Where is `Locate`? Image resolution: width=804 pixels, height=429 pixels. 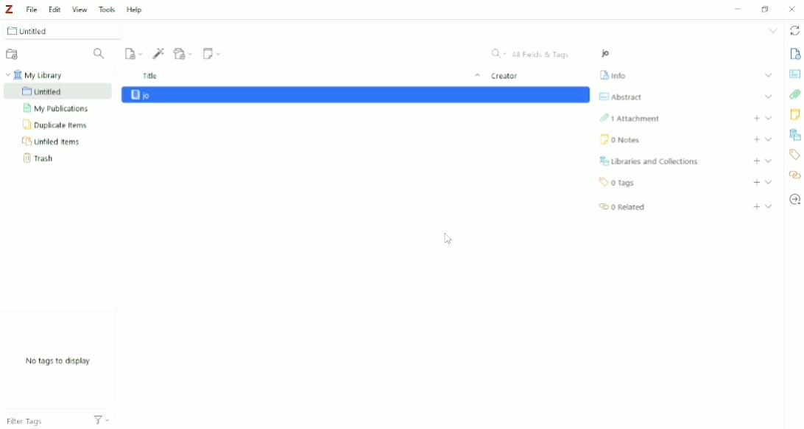 Locate is located at coordinates (794, 200).